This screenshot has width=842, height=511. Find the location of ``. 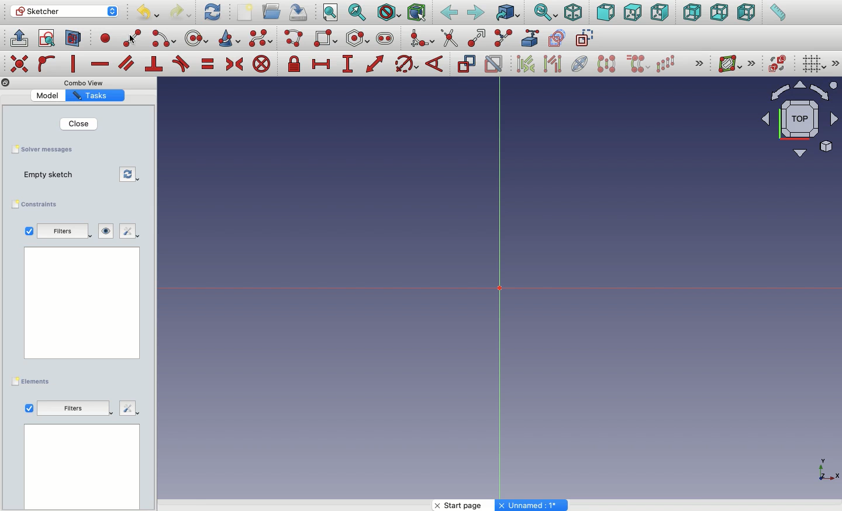

 is located at coordinates (78, 308).